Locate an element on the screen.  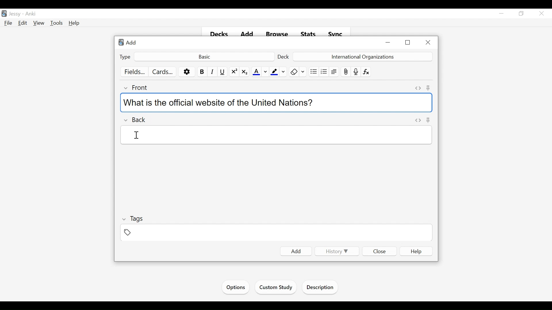
Cards is located at coordinates (162, 71).